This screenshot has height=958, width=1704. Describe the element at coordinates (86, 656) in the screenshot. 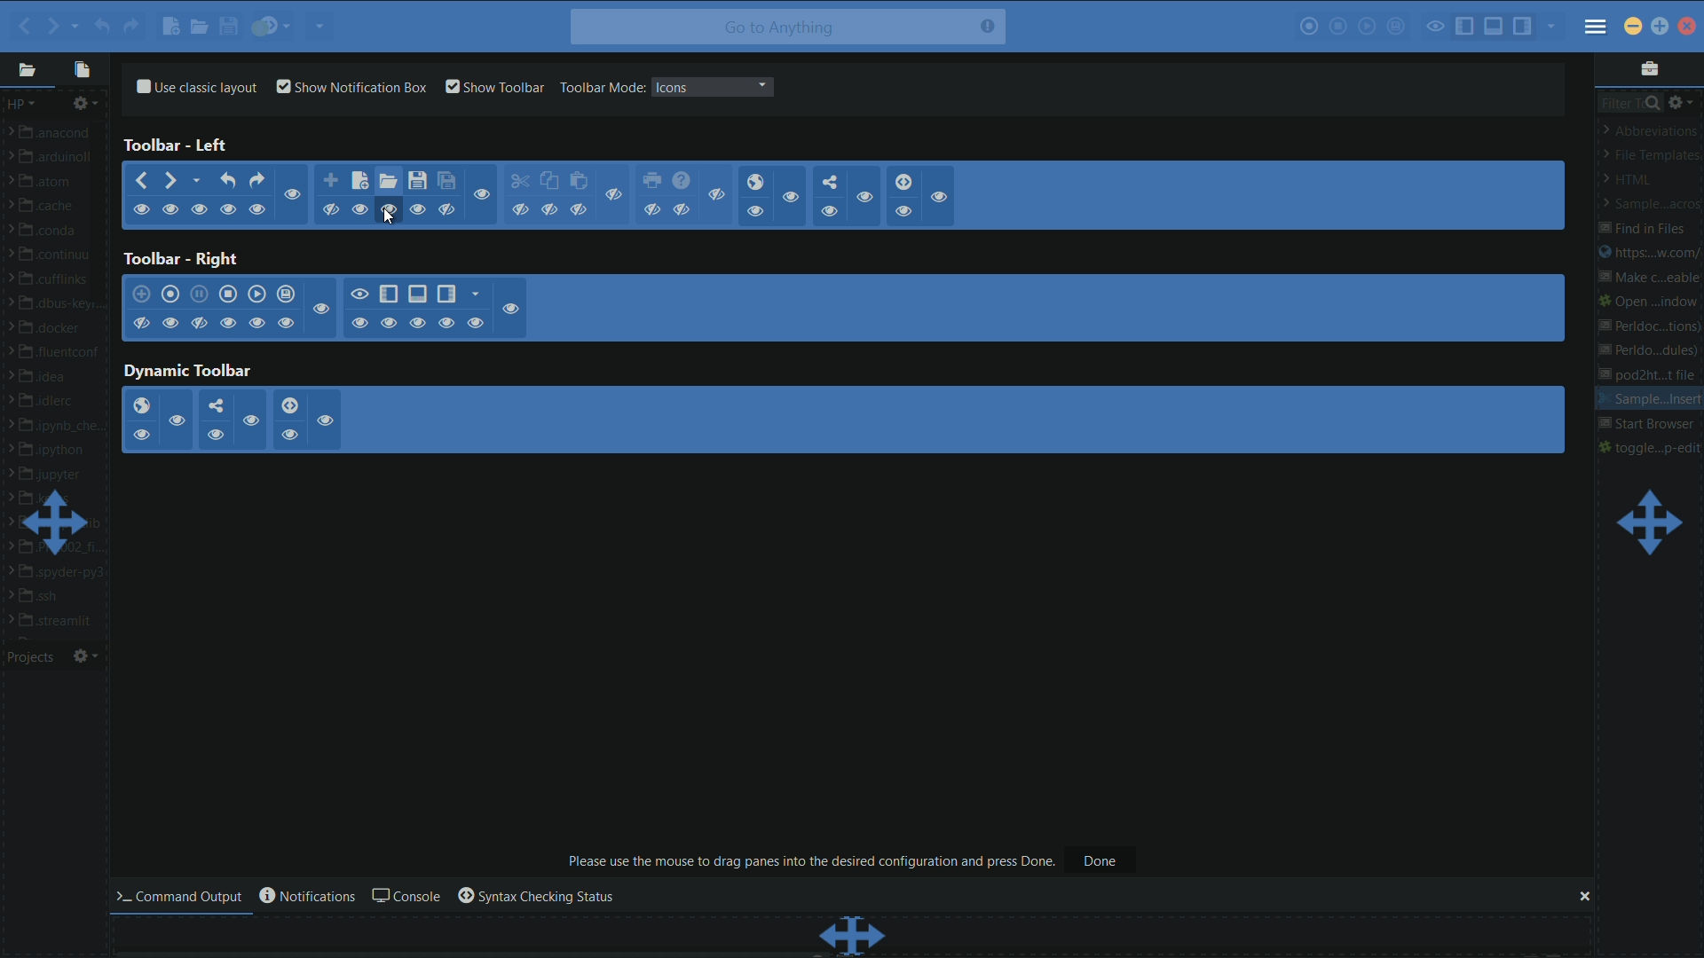

I see `Settings` at that location.